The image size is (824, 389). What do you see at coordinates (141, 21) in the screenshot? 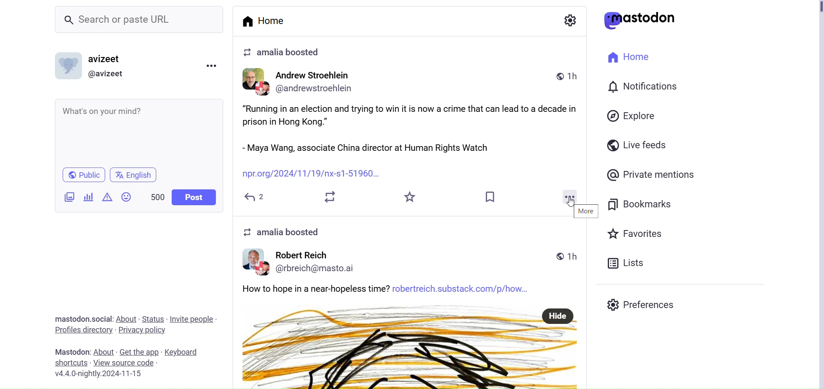
I see `Search Bar` at bounding box center [141, 21].